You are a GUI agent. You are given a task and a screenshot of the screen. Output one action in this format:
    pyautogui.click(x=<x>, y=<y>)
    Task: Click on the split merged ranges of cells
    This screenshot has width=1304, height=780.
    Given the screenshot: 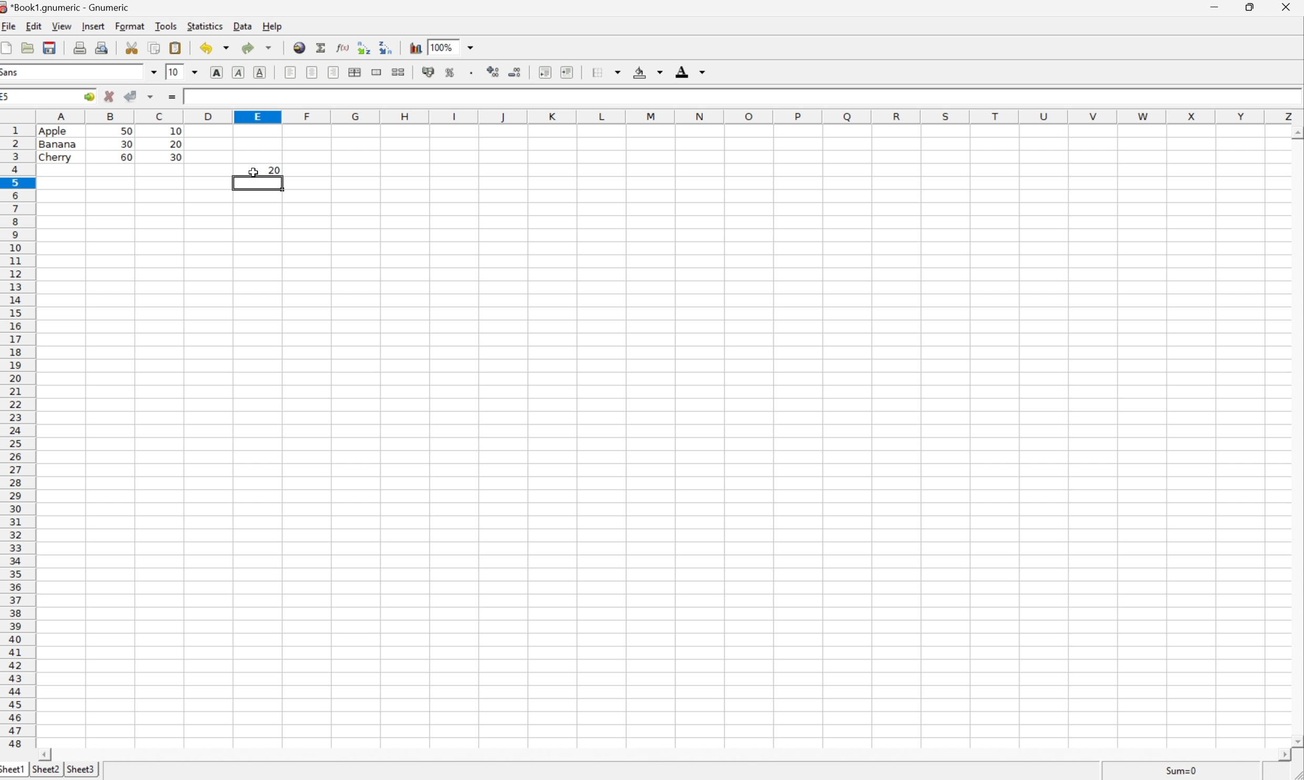 What is the action you would take?
    pyautogui.click(x=399, y=72)
    